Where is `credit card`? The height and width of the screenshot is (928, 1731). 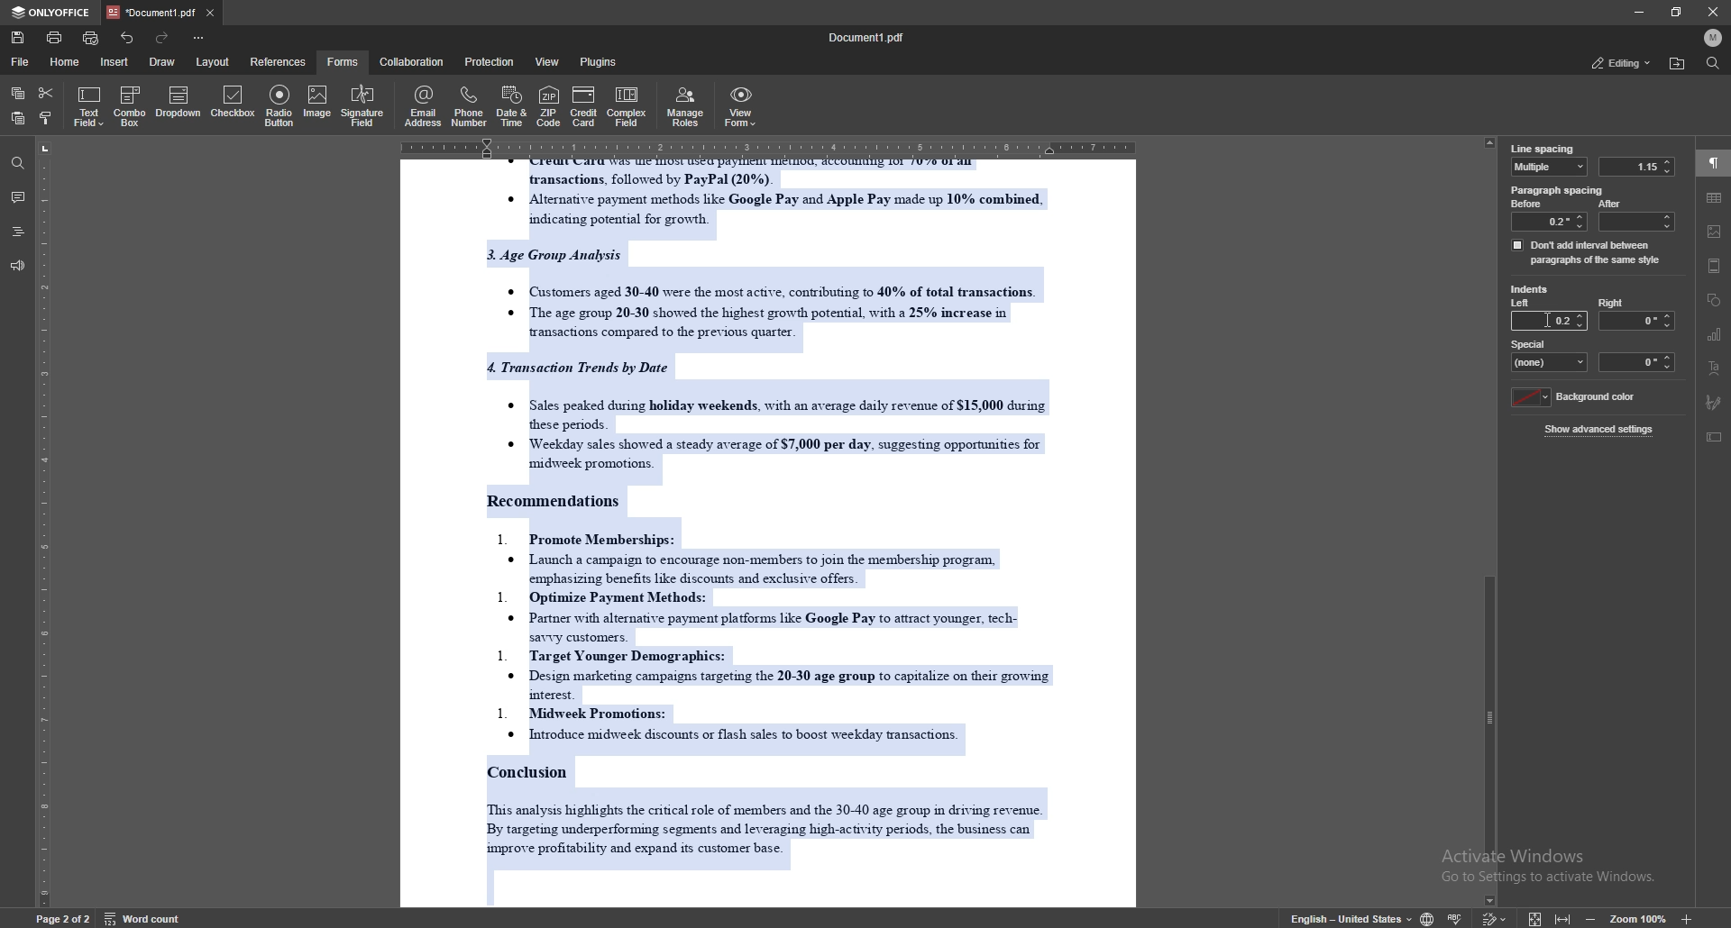
credit card is located at coordinates (584, 105).